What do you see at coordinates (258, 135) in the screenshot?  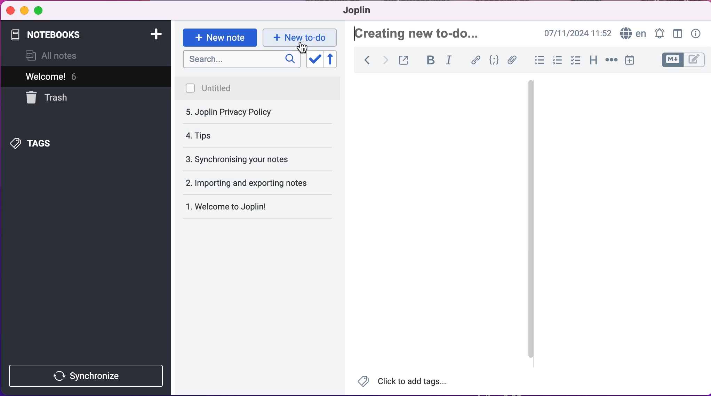 I see `synchronising your notes` at bounding box center [258, 135].